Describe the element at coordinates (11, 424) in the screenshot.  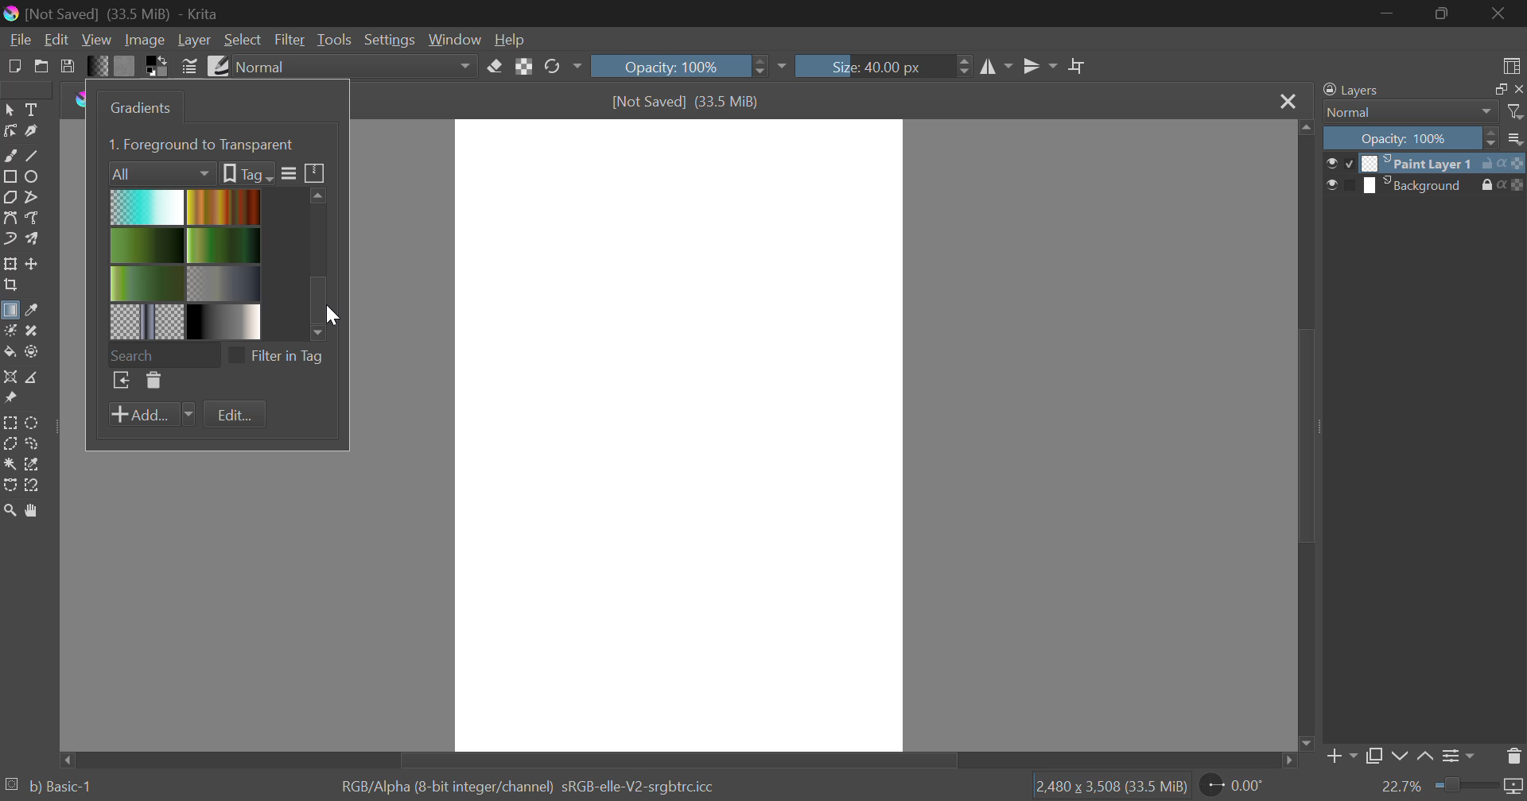
I see `Rectangular Selection` at that location.